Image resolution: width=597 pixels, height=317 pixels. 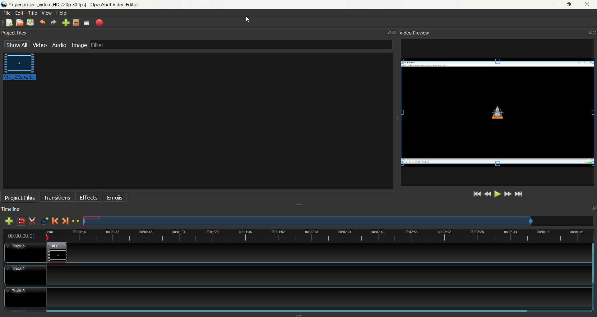 I want to click on play, so click(x=497, y=194).